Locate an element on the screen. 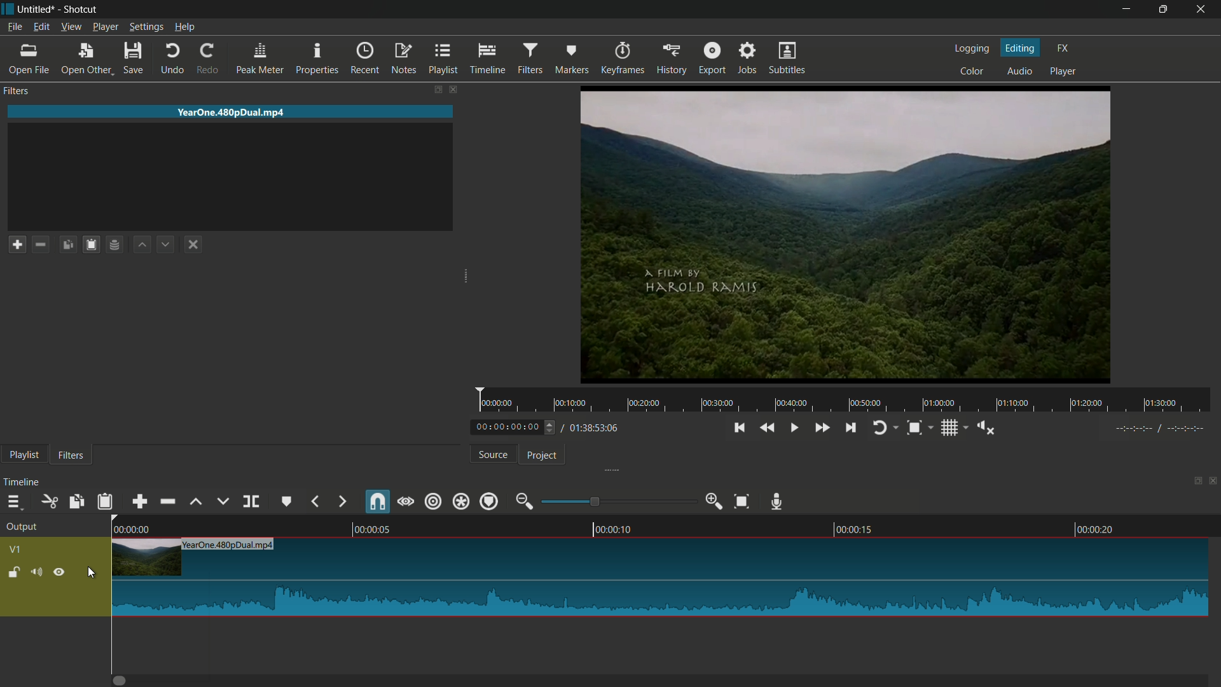 The width and height of the screenshot is (1221, 687). minimize is located at coordinates (1129, 10).